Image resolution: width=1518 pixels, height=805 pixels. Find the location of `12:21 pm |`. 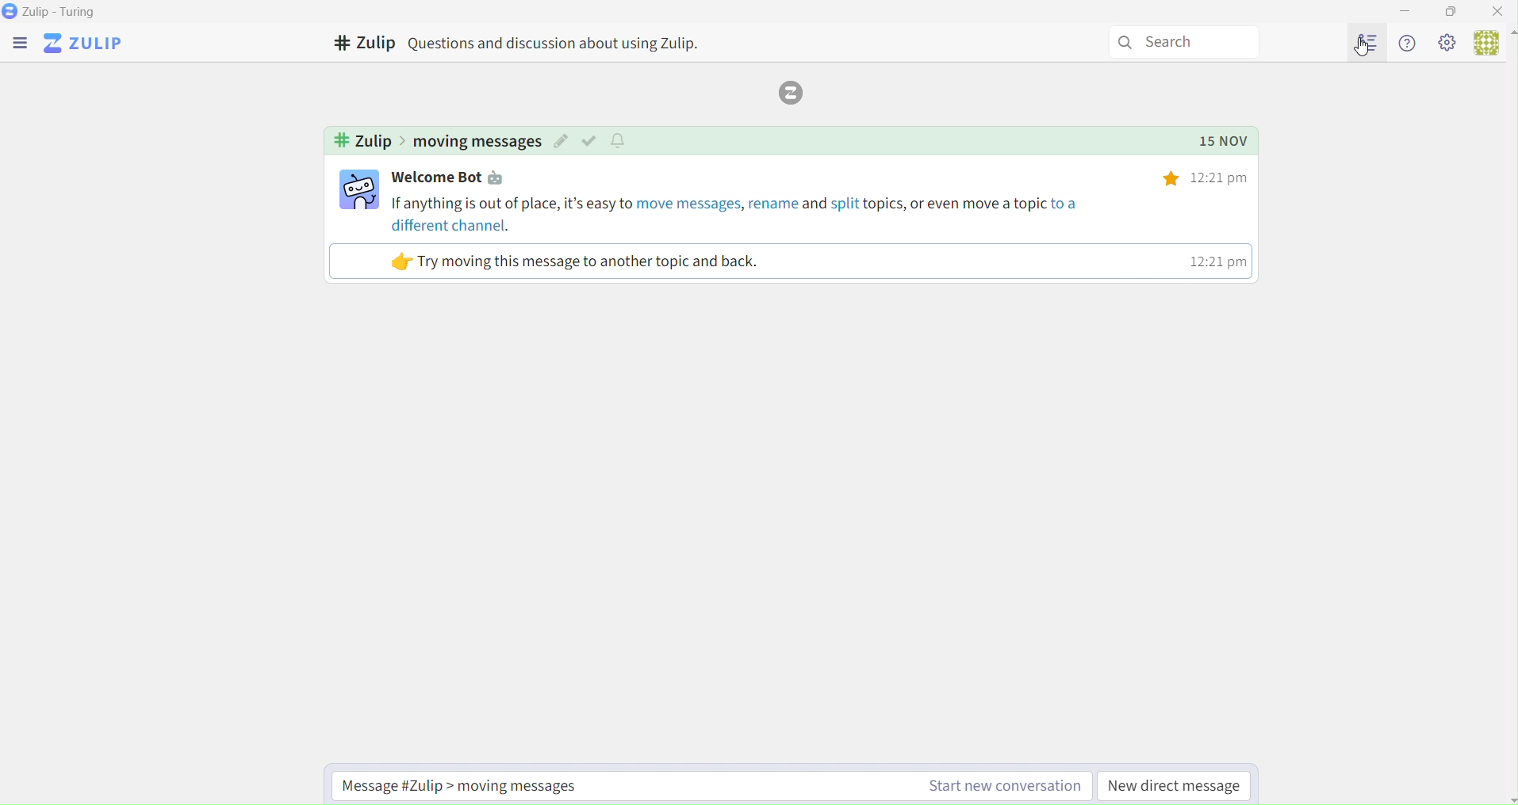

12:21 pm | is located at coordinates (1216, 261).